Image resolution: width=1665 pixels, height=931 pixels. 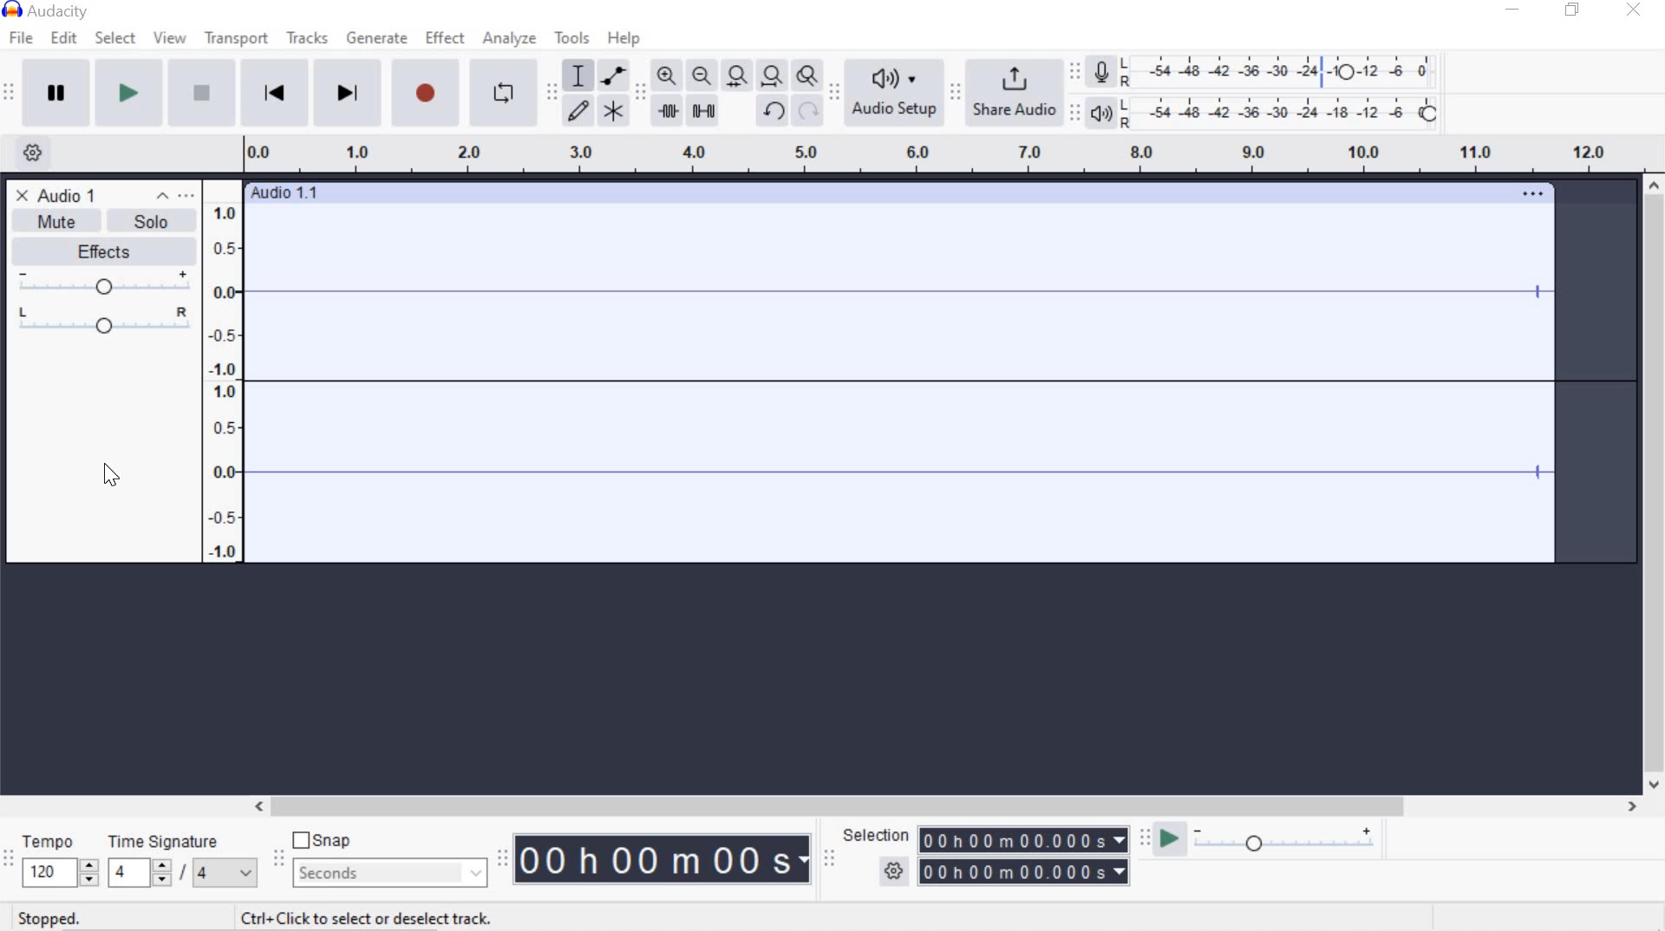 I want to click on Zoom Toggle, so click(x=808, y=78).